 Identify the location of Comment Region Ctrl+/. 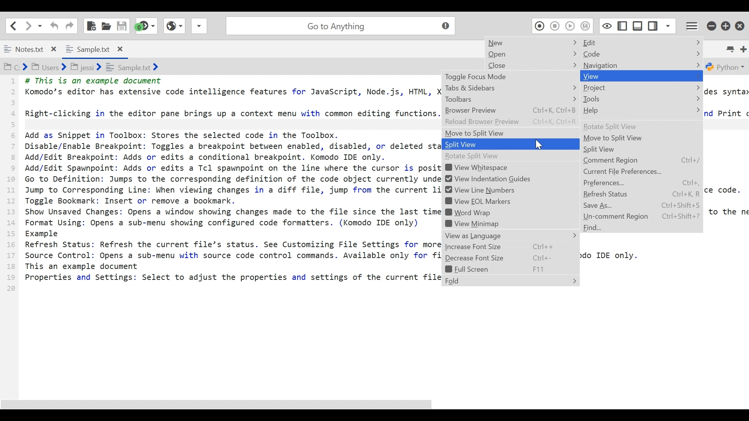
(642, 161).